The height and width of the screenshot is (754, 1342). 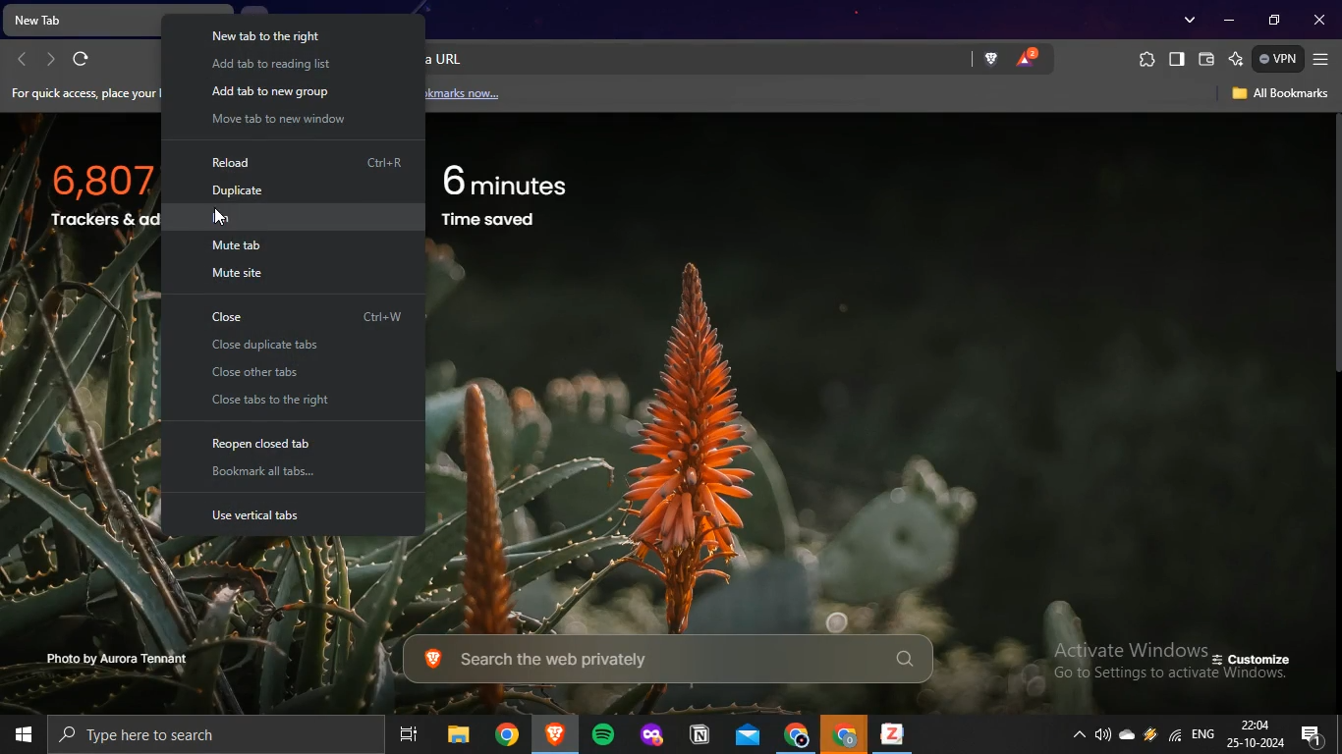 What do you see at coordinates (603, 734) in the screenshot?
I see `spotify` at bounding box center [603, 734].